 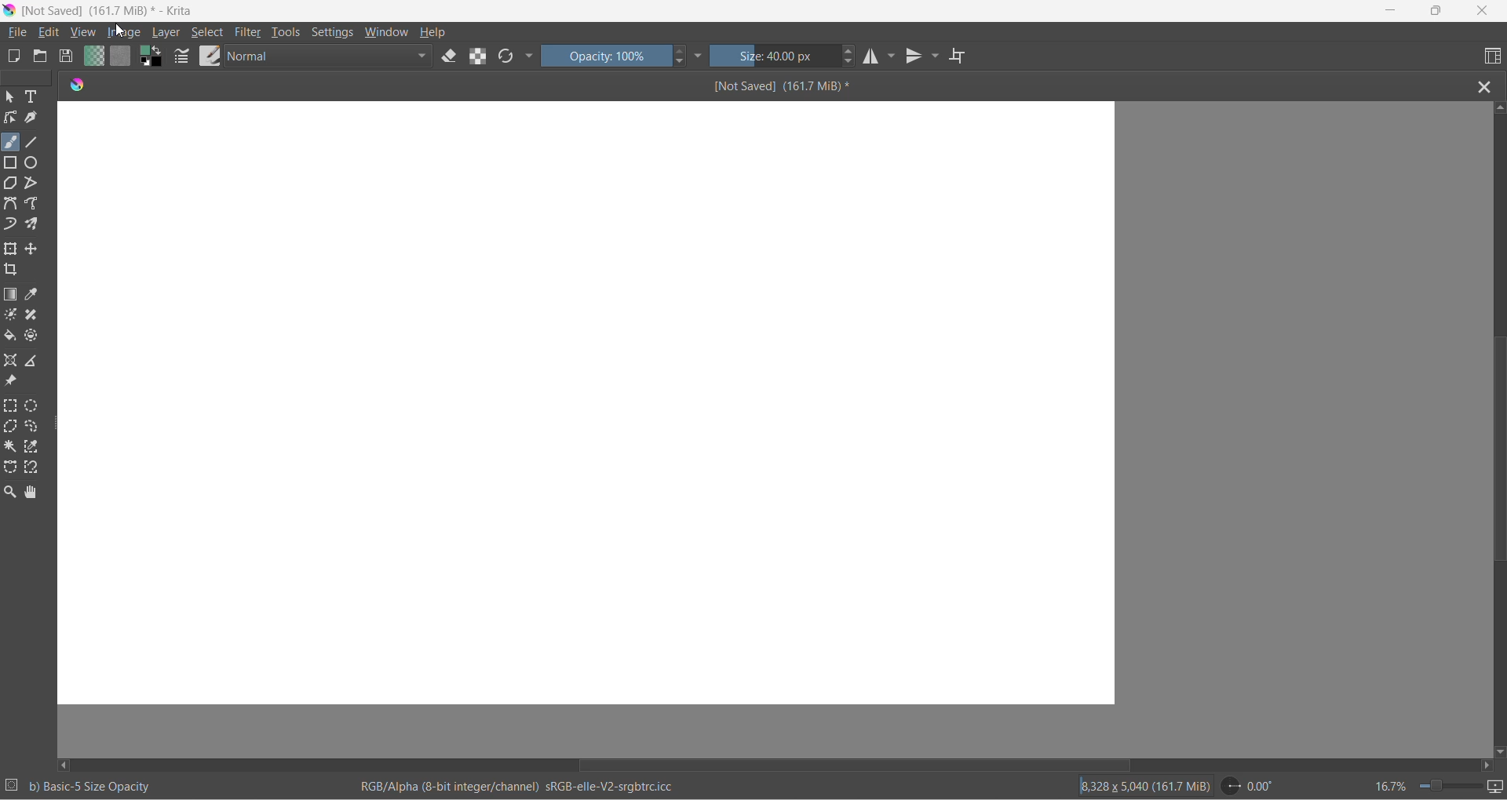 I want to click on edit shape tool, so click(x=10, y=118).